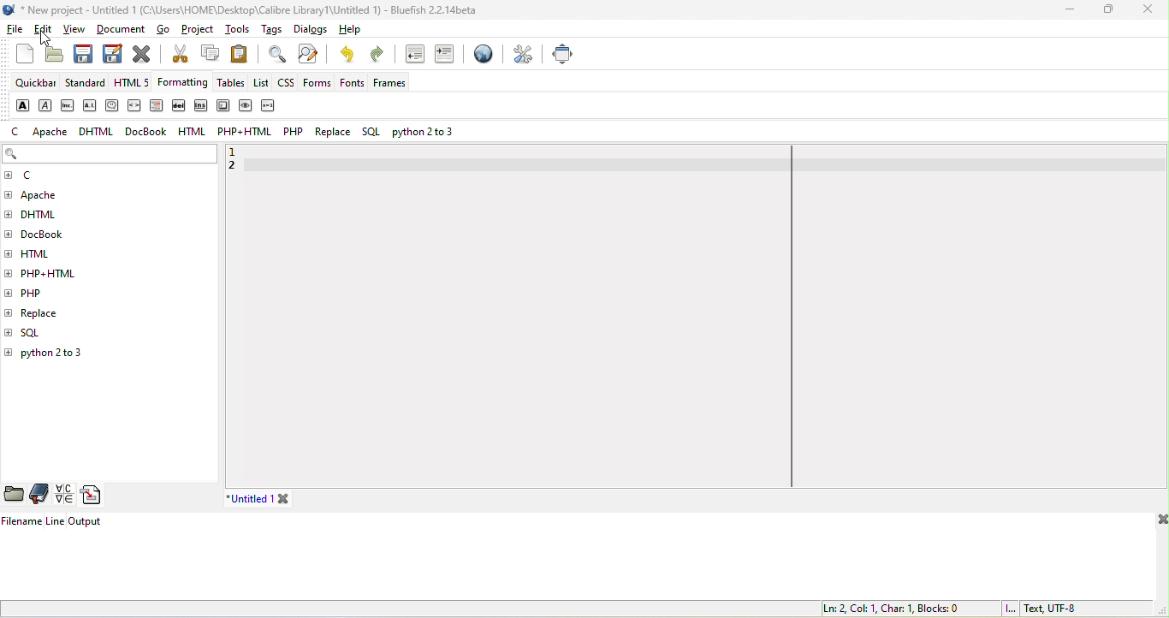  I want to click on tags, so click(271, 28).